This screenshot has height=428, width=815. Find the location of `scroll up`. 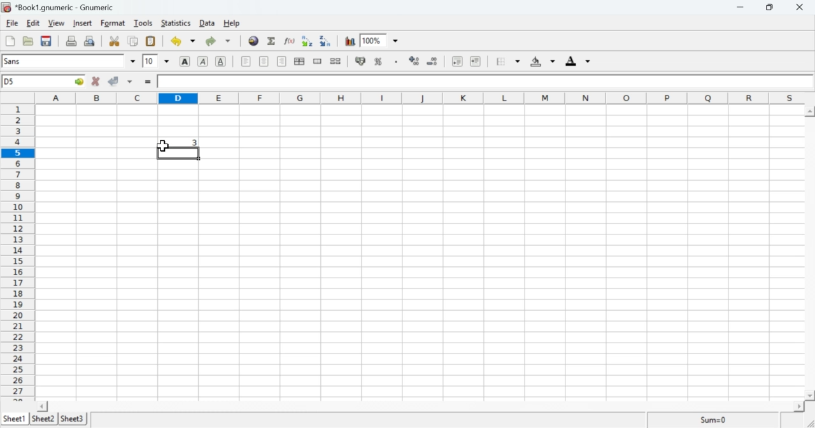

scroll up is located at coordinates (810, 111).